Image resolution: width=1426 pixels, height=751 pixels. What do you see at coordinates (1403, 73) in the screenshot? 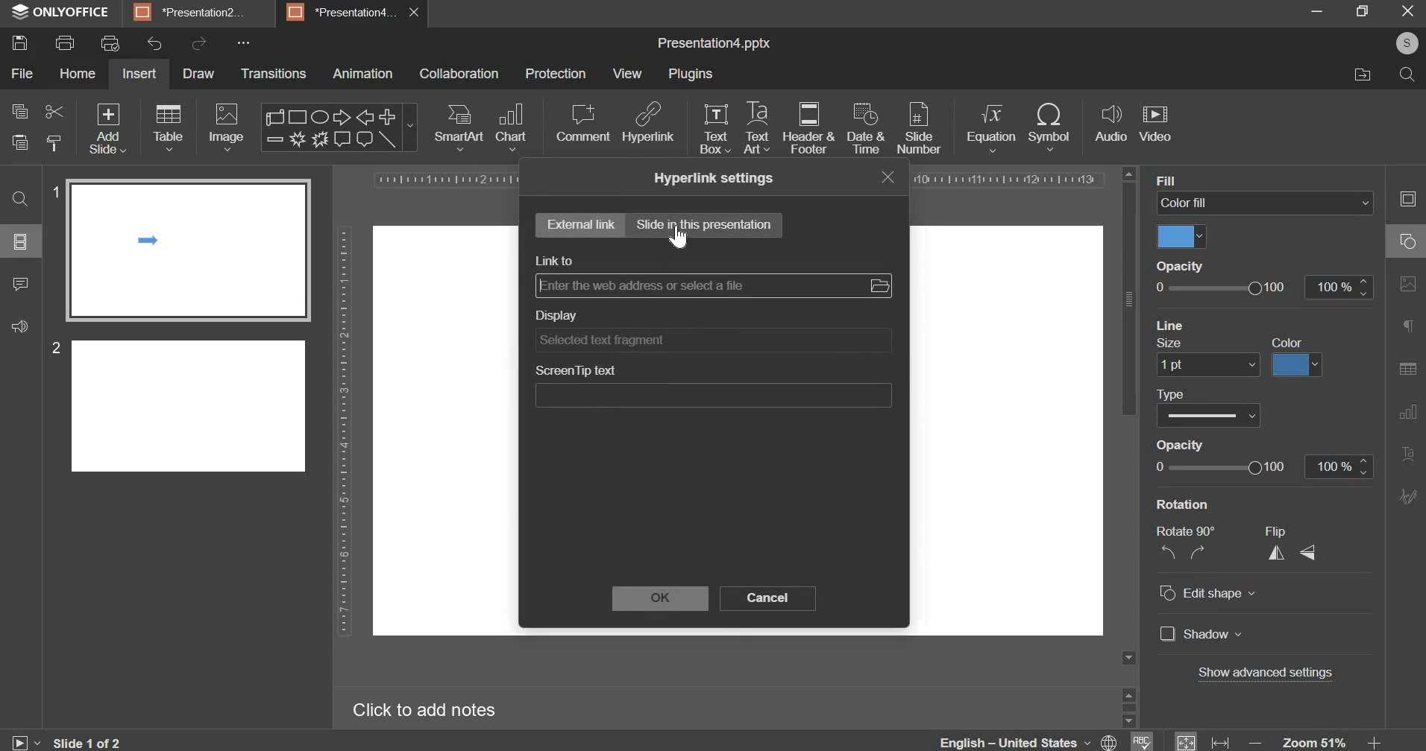
I see `search` at bounding box center [1403, 73].